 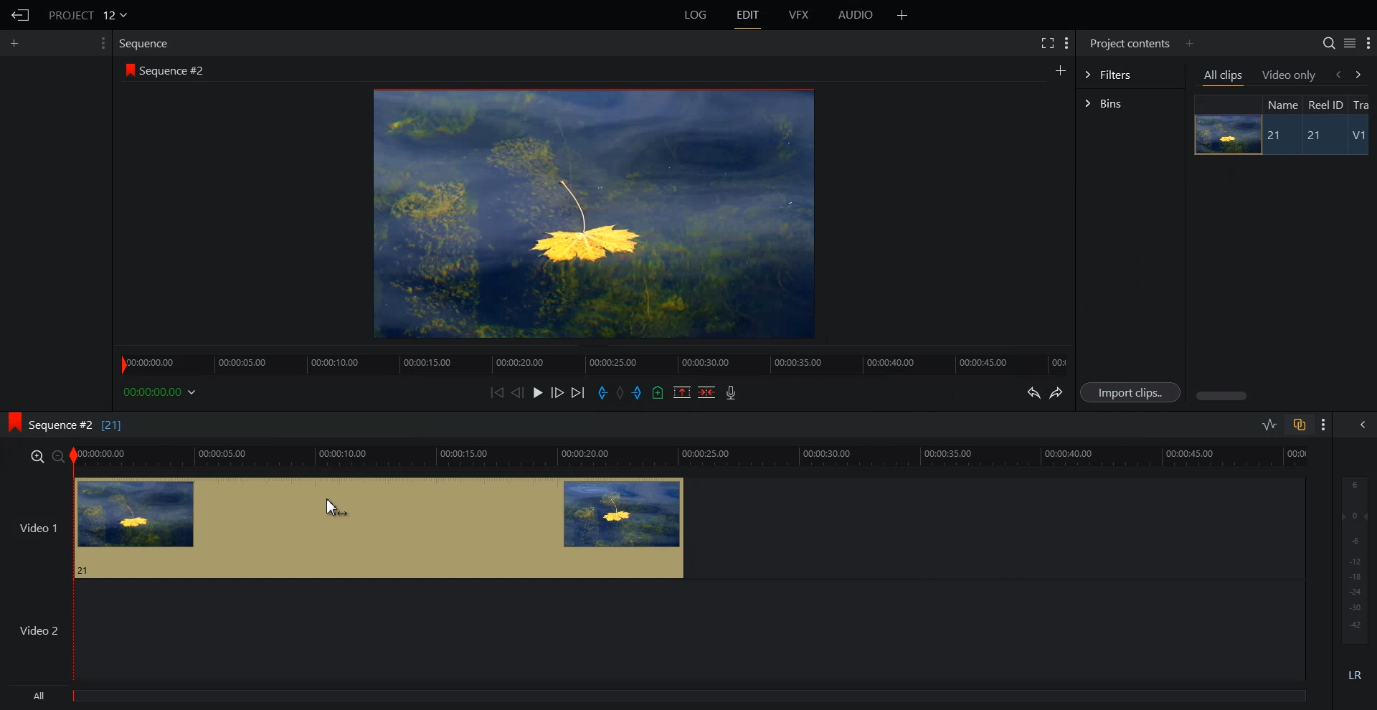 What do you see at coordinates (10, 420) in the screenshot?
I see `logo` at bounding box center [10, 420].